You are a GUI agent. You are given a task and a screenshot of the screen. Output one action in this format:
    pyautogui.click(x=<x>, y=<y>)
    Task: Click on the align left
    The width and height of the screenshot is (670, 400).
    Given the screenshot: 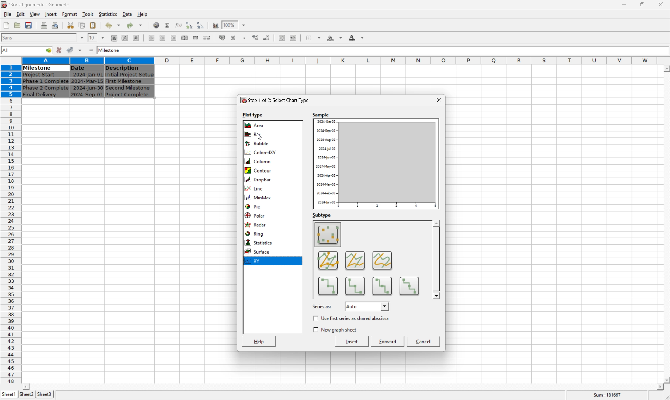 What is the action you would take?
    pyautogui.click(x=152, y=38)
    